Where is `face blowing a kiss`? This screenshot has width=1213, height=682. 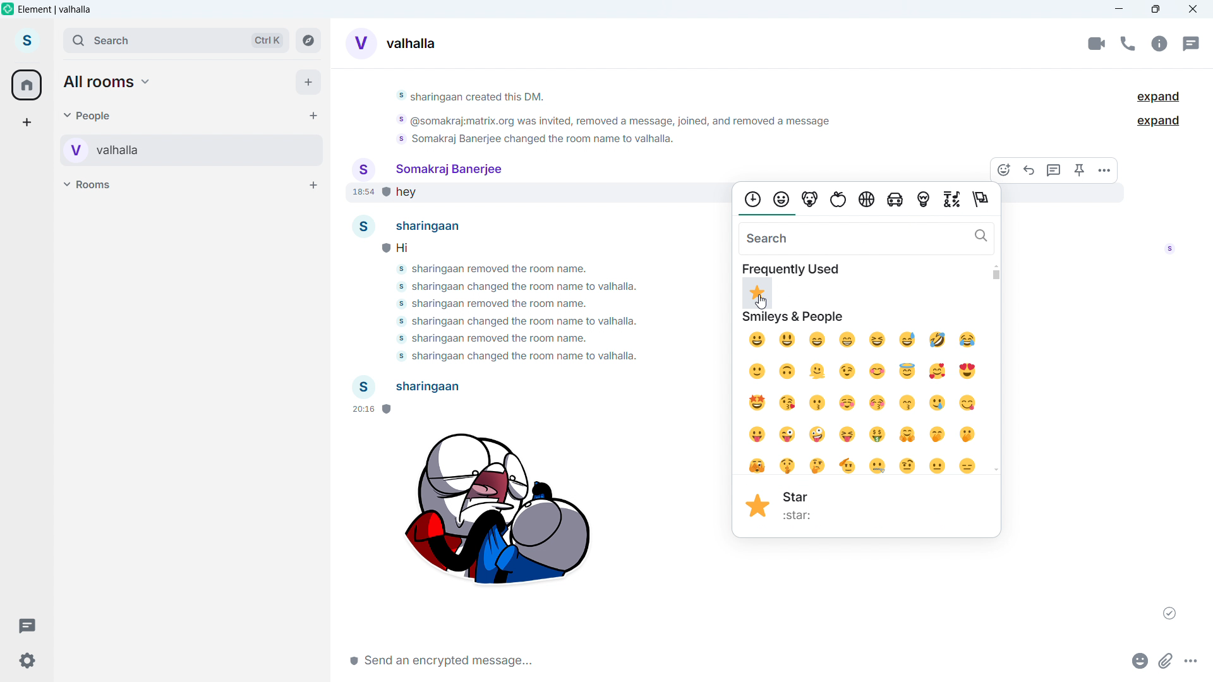
face blowing a kiss is located at coordinates (788, 404).